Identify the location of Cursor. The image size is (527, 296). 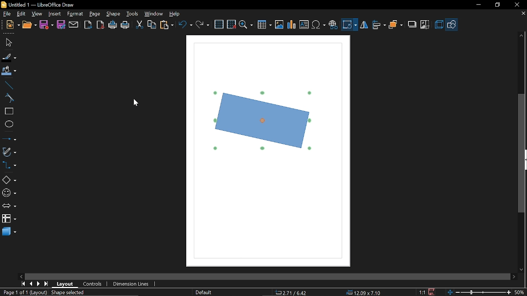
(136, 103).